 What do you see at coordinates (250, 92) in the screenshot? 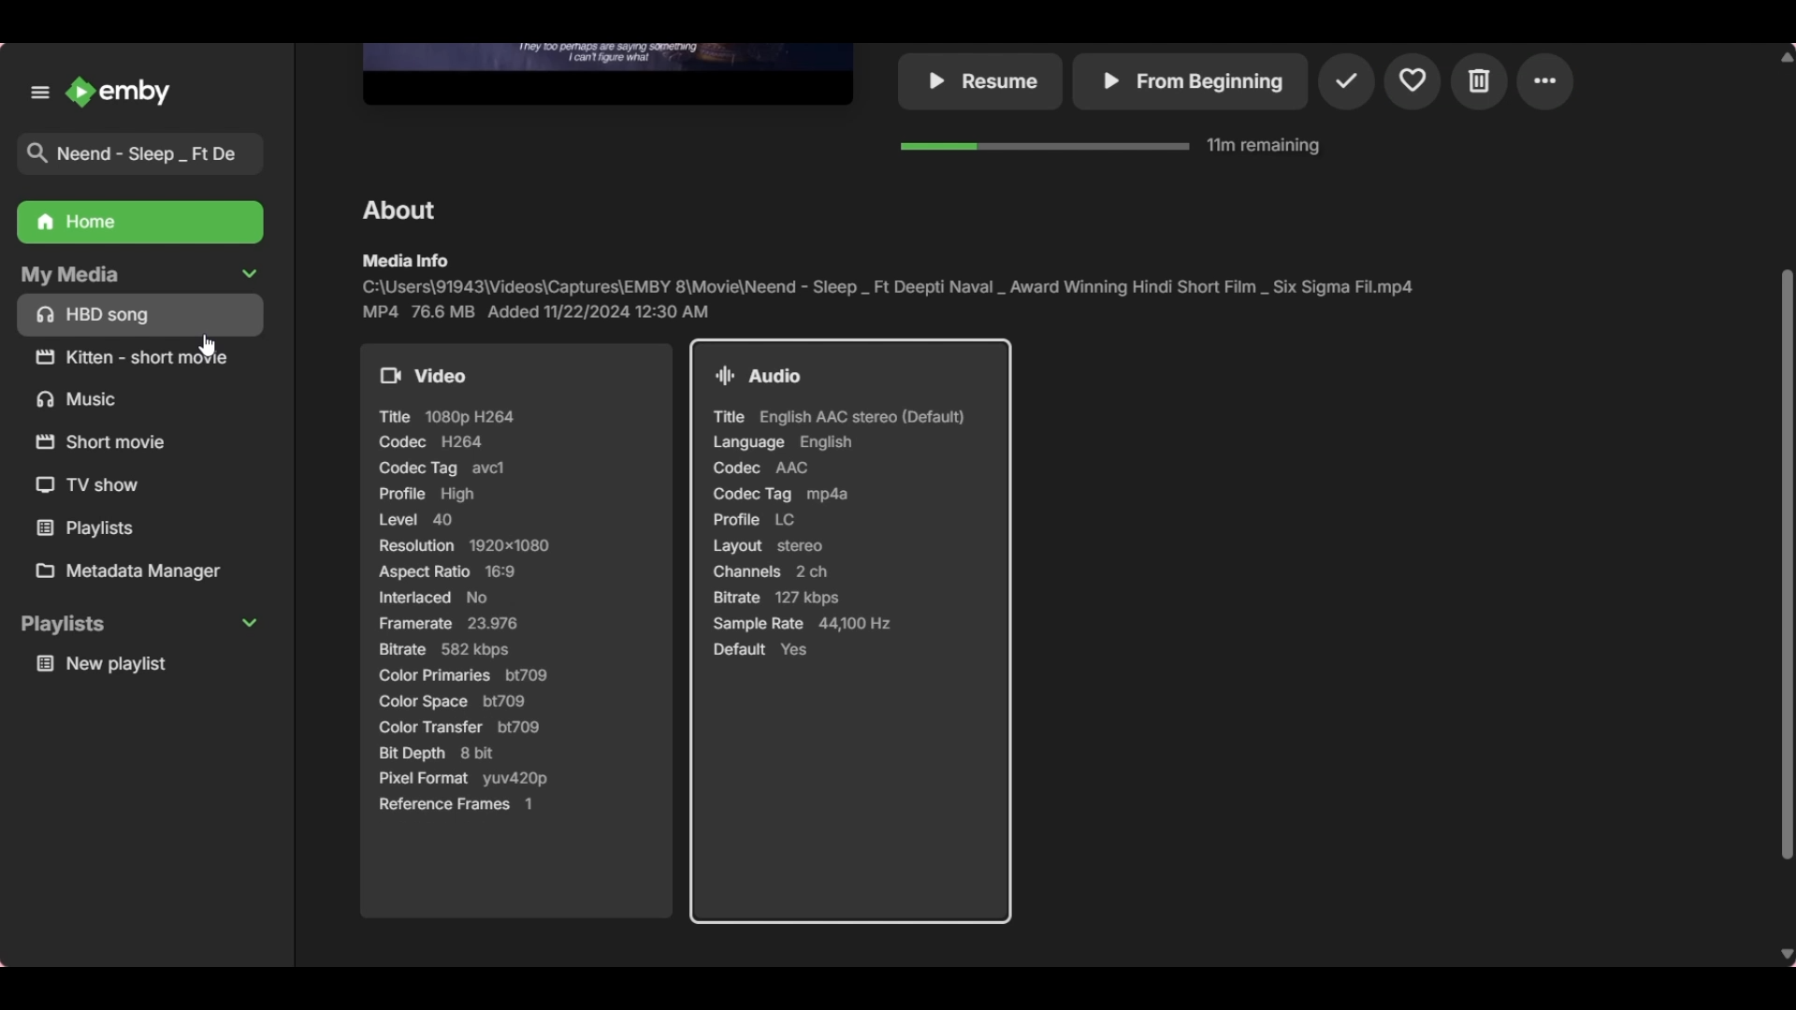
I see `Delete inputs` at bounding box center [250, 92].